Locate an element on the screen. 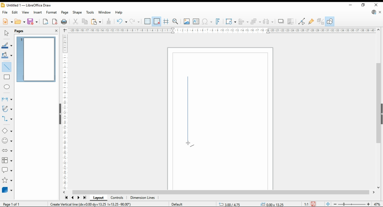 The width and height of the screenshot is (383, 207). zoom slider is located at coordinates (352, 204).